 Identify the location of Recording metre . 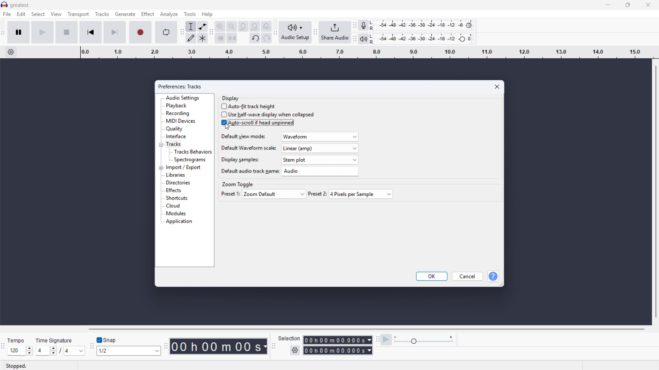
(363, 25).